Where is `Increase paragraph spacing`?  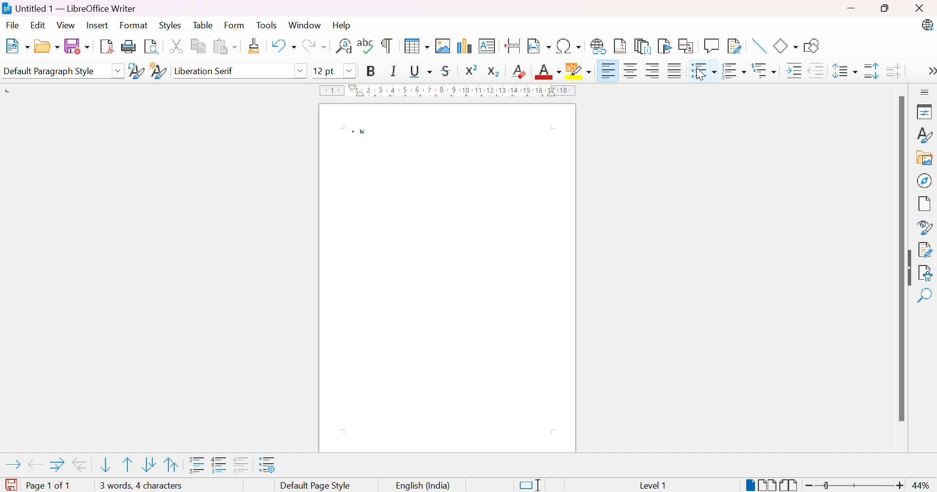 Increase paragraph spacing is located at coordinates (872, 72).